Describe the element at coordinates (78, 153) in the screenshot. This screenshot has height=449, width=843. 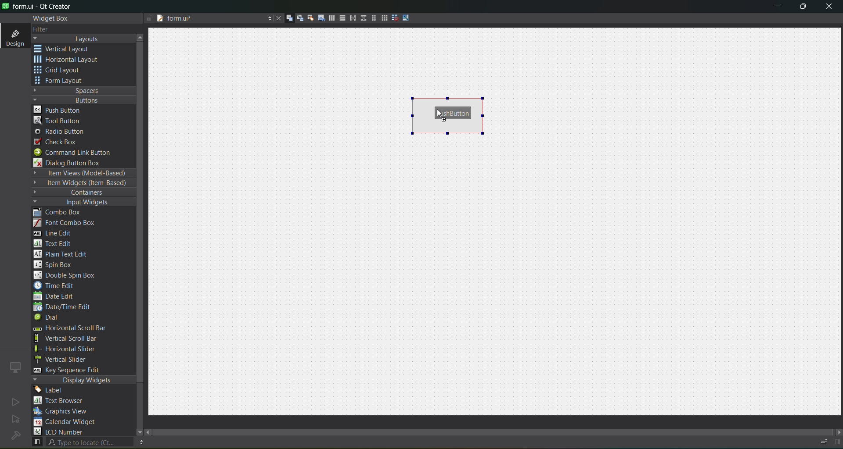
I see `command` at that location.